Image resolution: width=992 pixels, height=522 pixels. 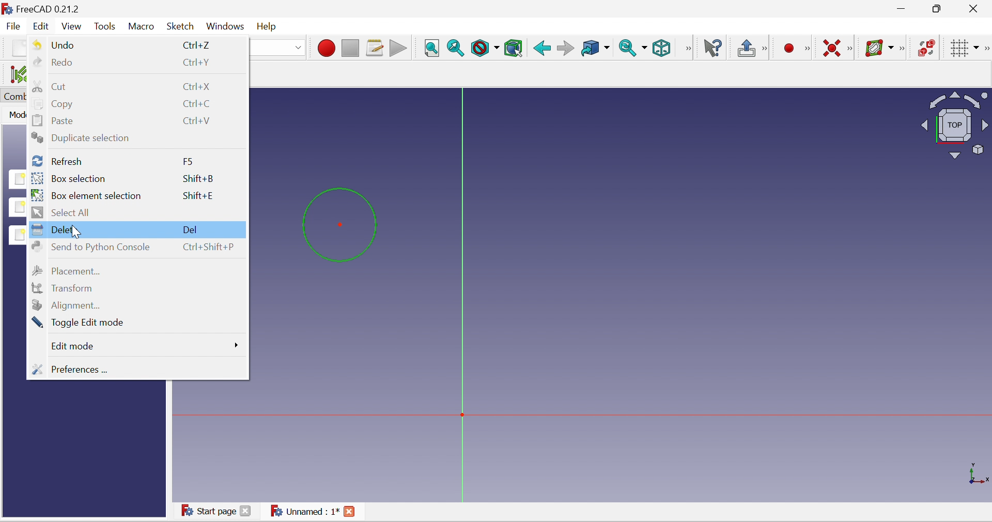 I want to click on Start page, so click(x=218, y=511).